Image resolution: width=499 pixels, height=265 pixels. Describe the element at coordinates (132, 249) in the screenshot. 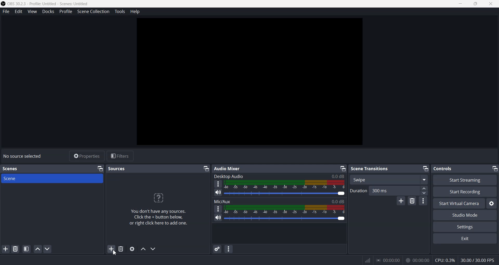

I see `Open source properties` at that location.